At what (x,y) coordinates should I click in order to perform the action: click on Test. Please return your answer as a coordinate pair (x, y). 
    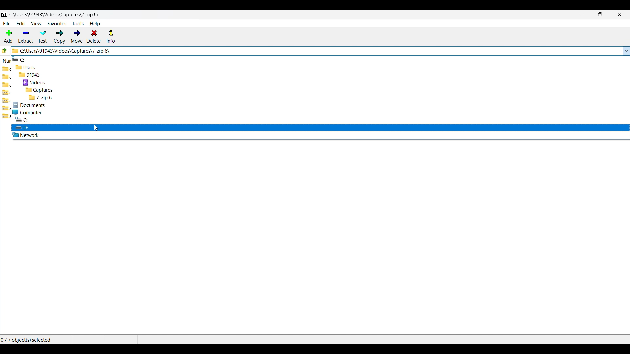
    Looking at the image, I should click on (43, 37).